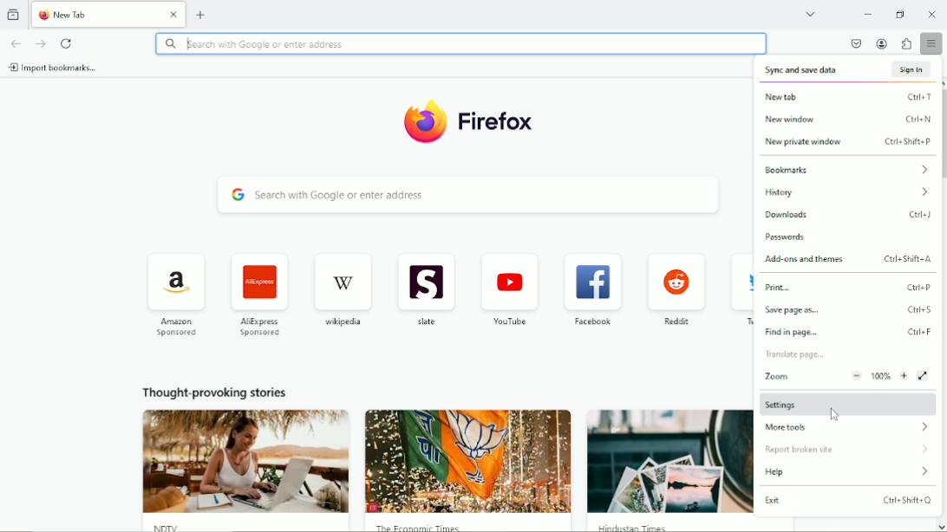 This screenshot has height=532, width=947. I want to click on slate, so click(424, 325).